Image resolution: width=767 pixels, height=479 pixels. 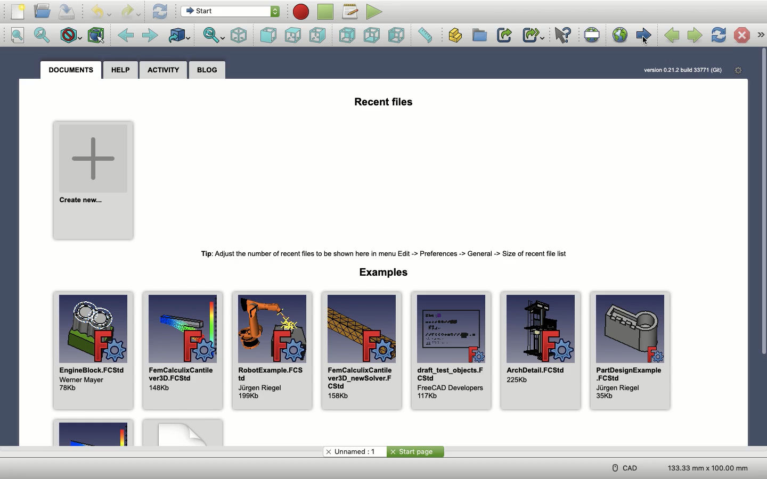 I want to click on Front, so click(x=268, y=36).